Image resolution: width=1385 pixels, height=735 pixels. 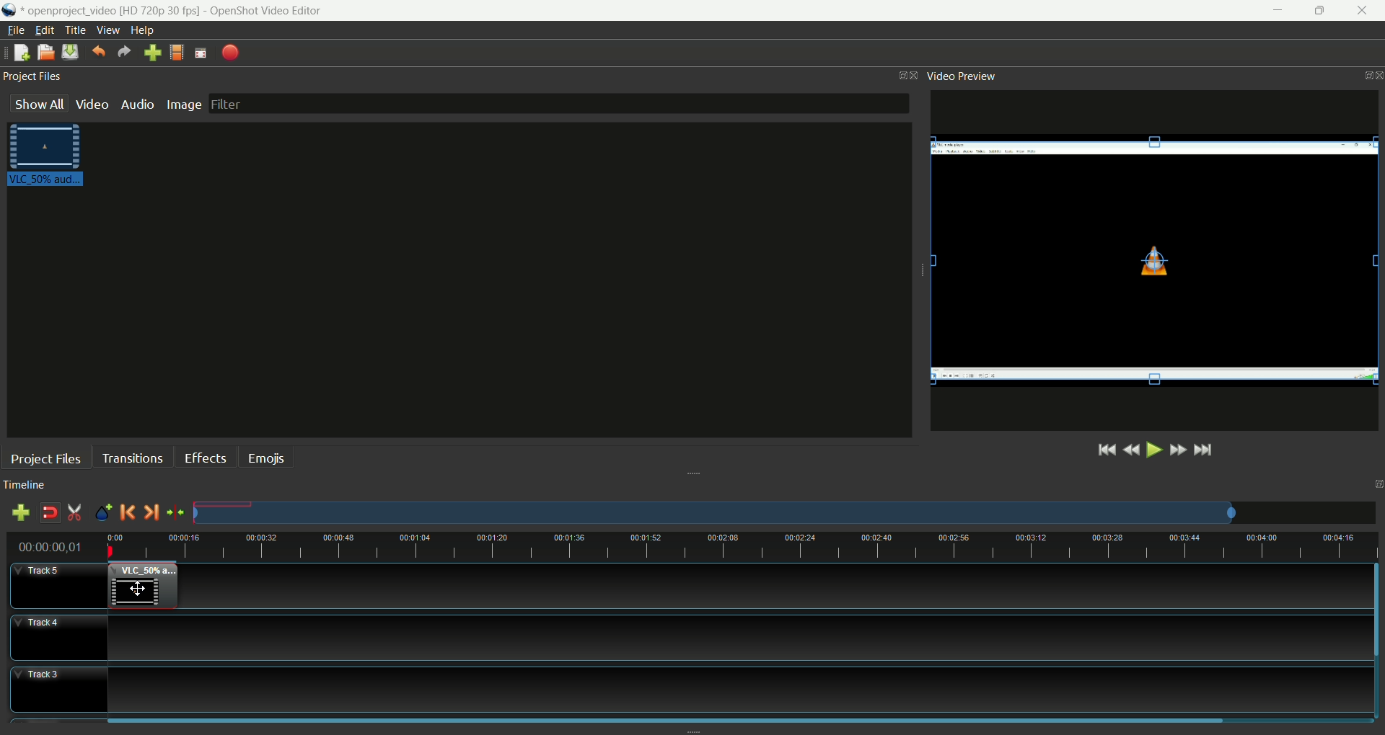 I want to click on video preview, so click(x=967, y=76).